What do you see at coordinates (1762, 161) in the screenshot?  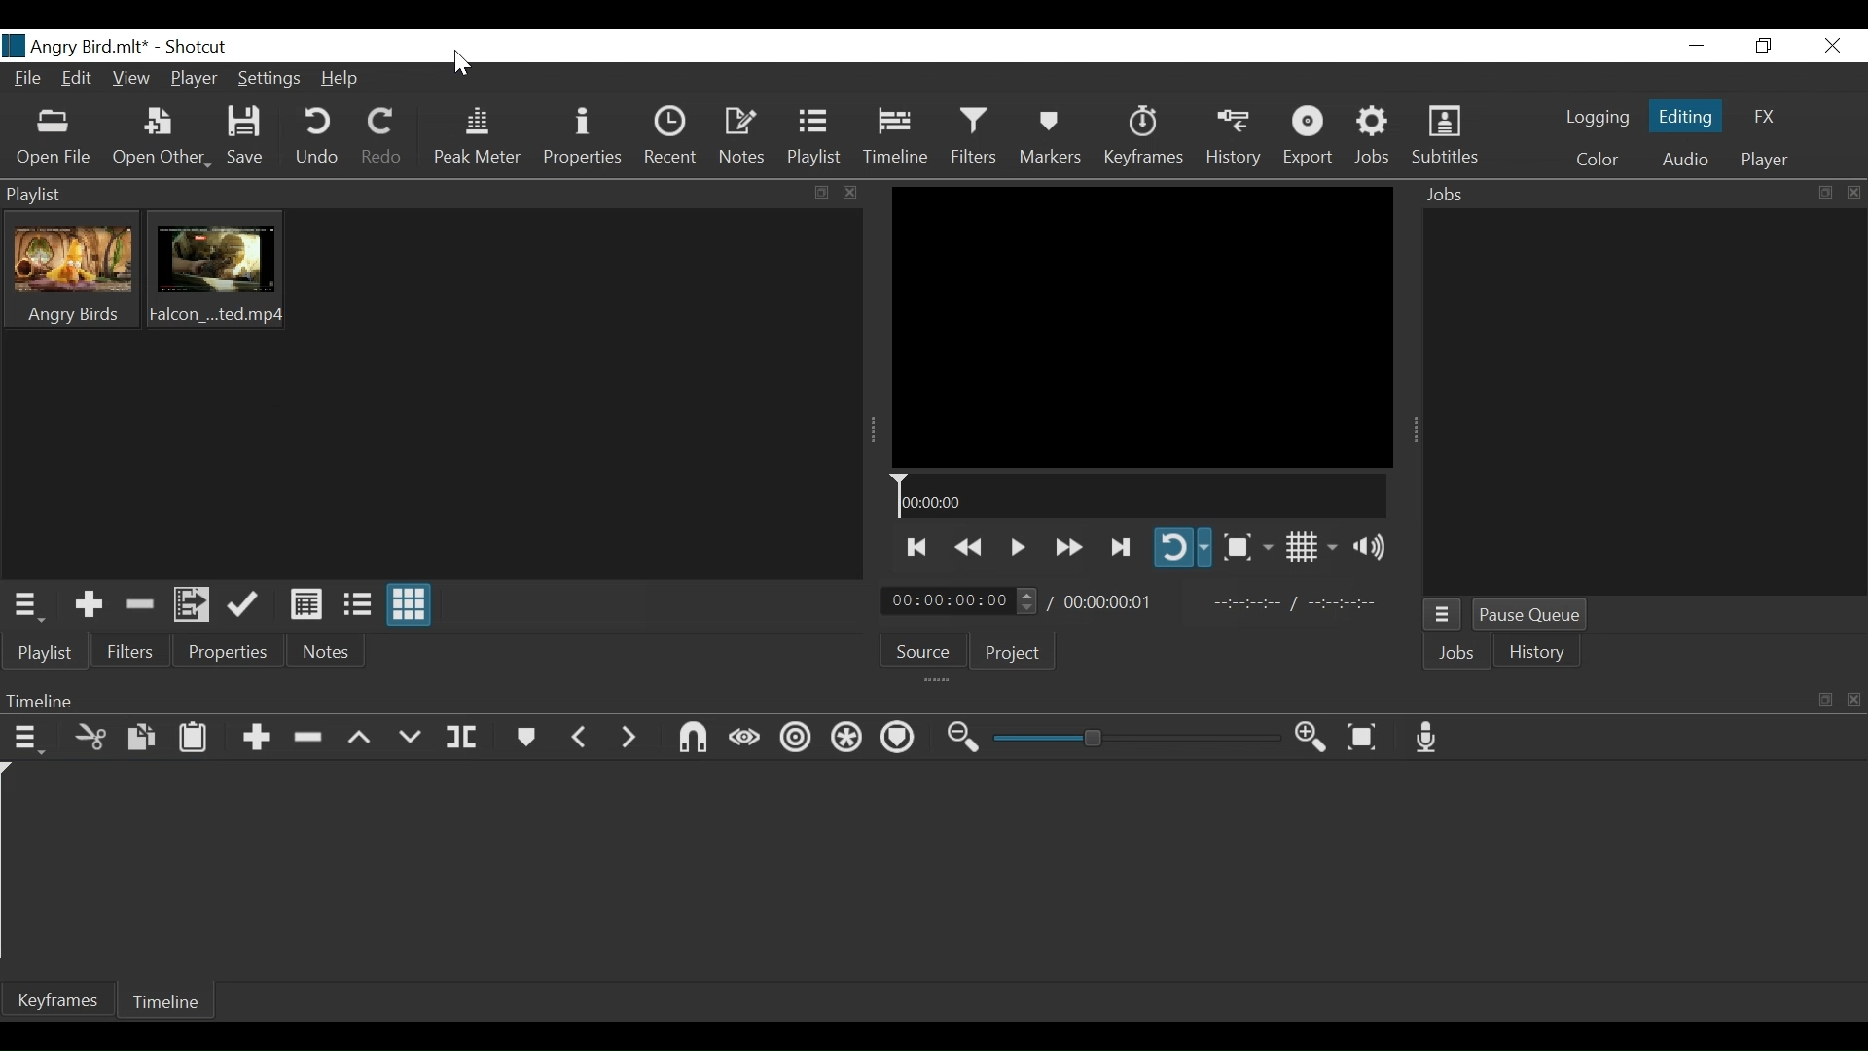 I see `` at bounding box center [1762, 161].